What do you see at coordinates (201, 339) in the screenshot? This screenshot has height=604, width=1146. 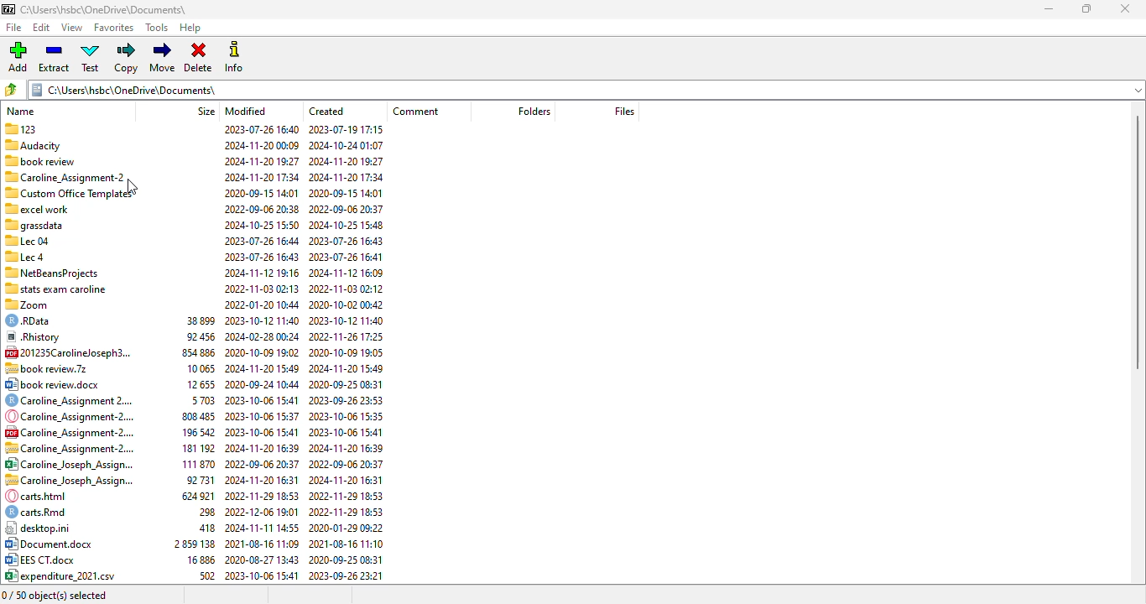 I see `92450` at bounding box center [201, 339].